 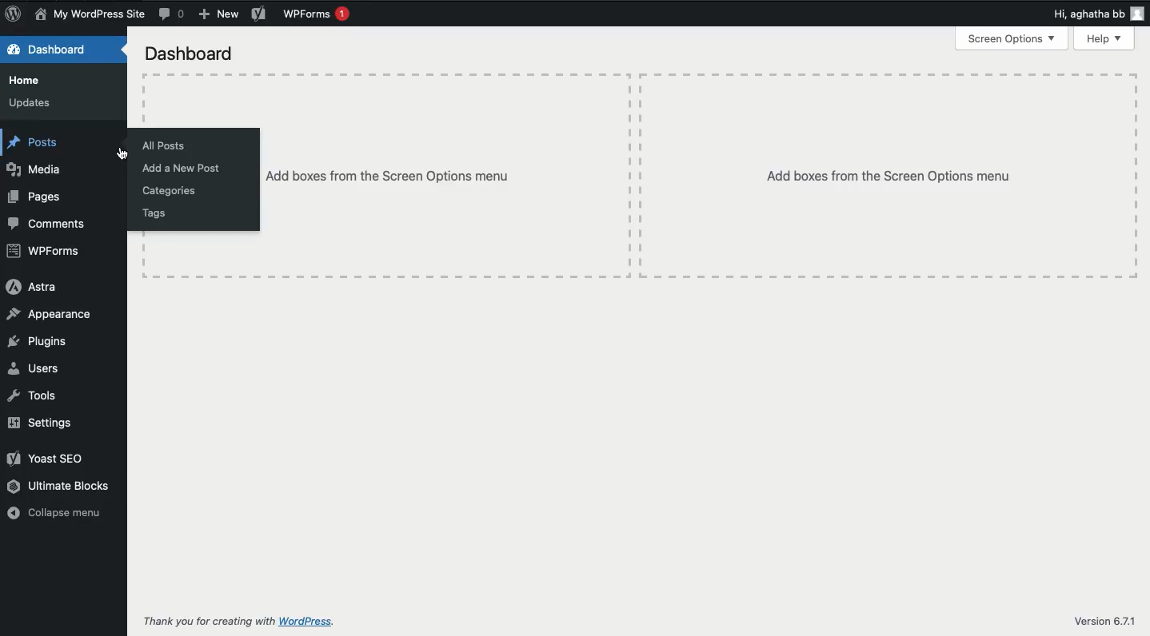 What do you see at coordinates (25, 79) in the screenshot?
I see `Home` at bounding box center [25, 79].